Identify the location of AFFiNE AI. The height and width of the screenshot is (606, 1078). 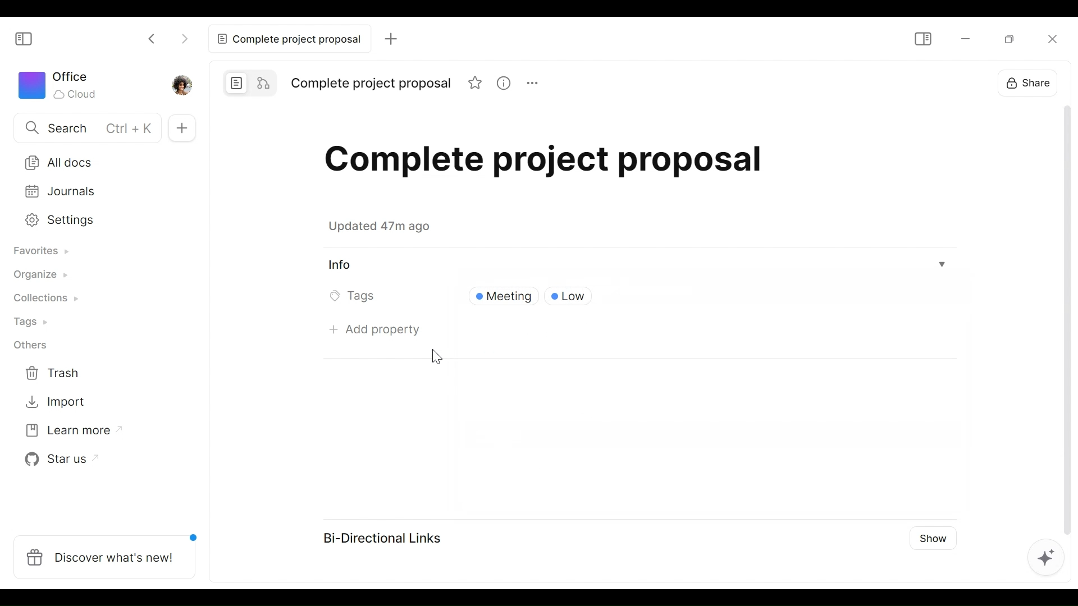
(1043, 555).